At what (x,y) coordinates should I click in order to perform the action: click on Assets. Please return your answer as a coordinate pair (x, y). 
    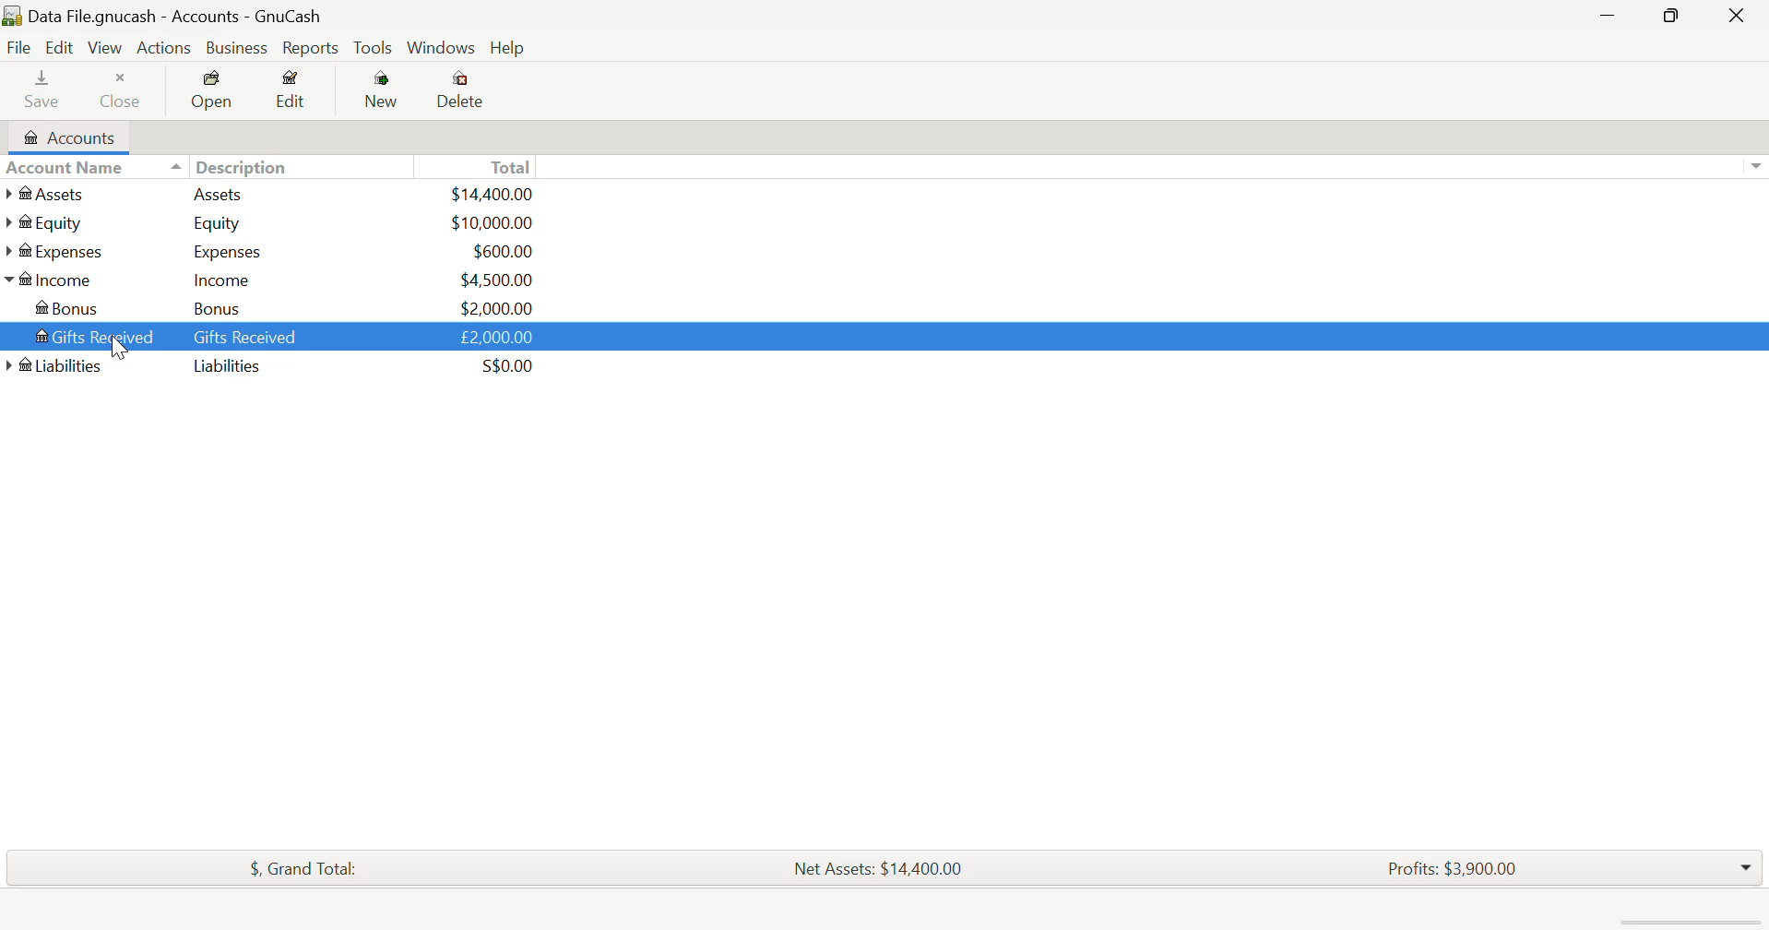
    Looking at the image, I should click on (51, 196).